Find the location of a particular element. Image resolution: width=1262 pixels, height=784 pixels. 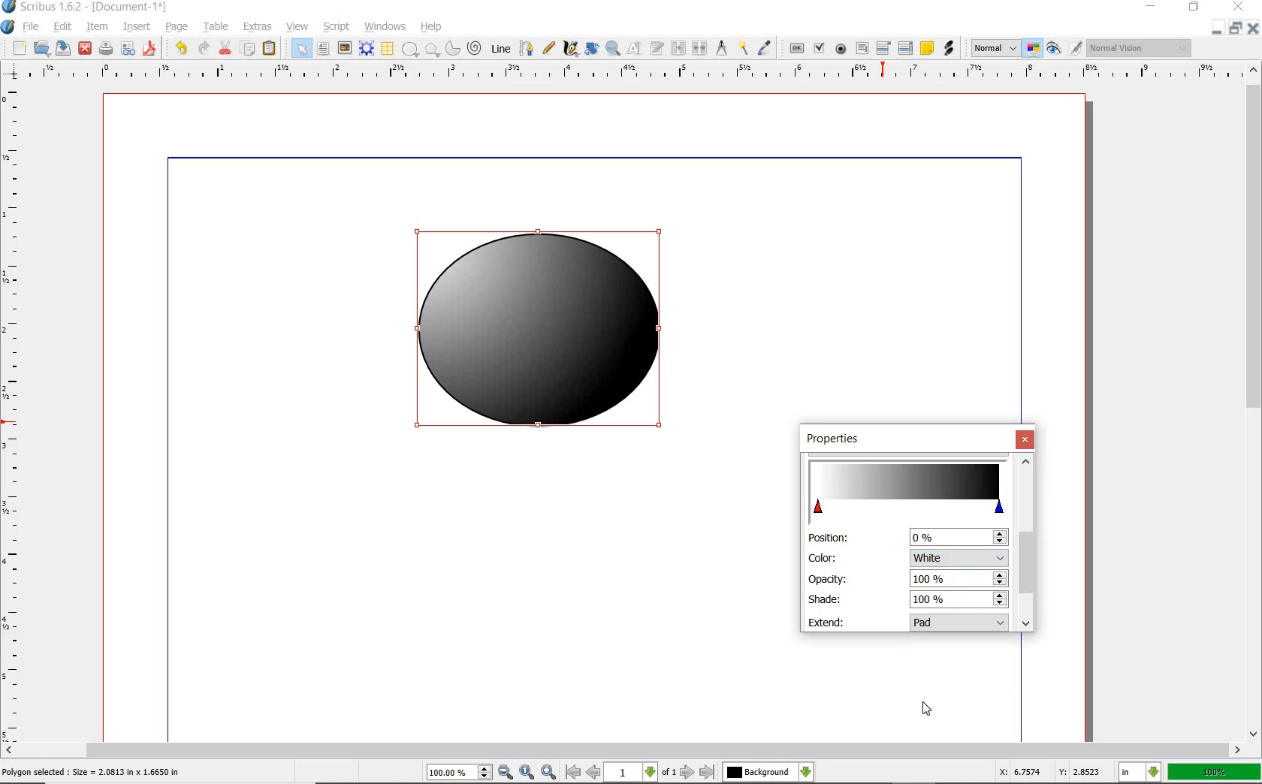

ITEM is located at coordinates (98, 26).